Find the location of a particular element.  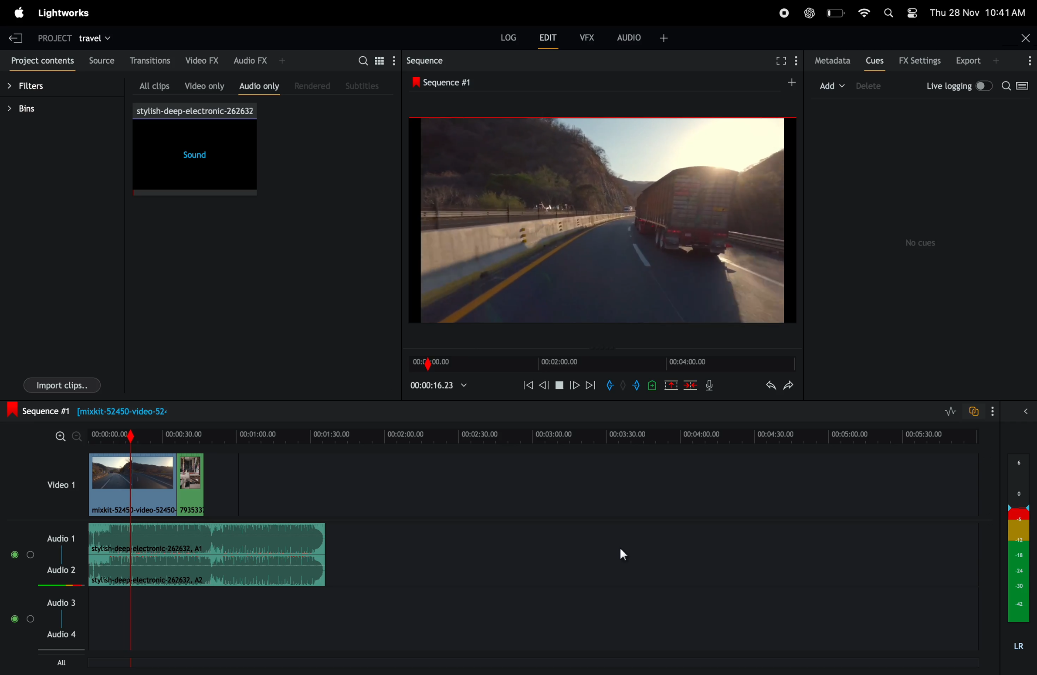

mic is located at coordinates (711, 386).